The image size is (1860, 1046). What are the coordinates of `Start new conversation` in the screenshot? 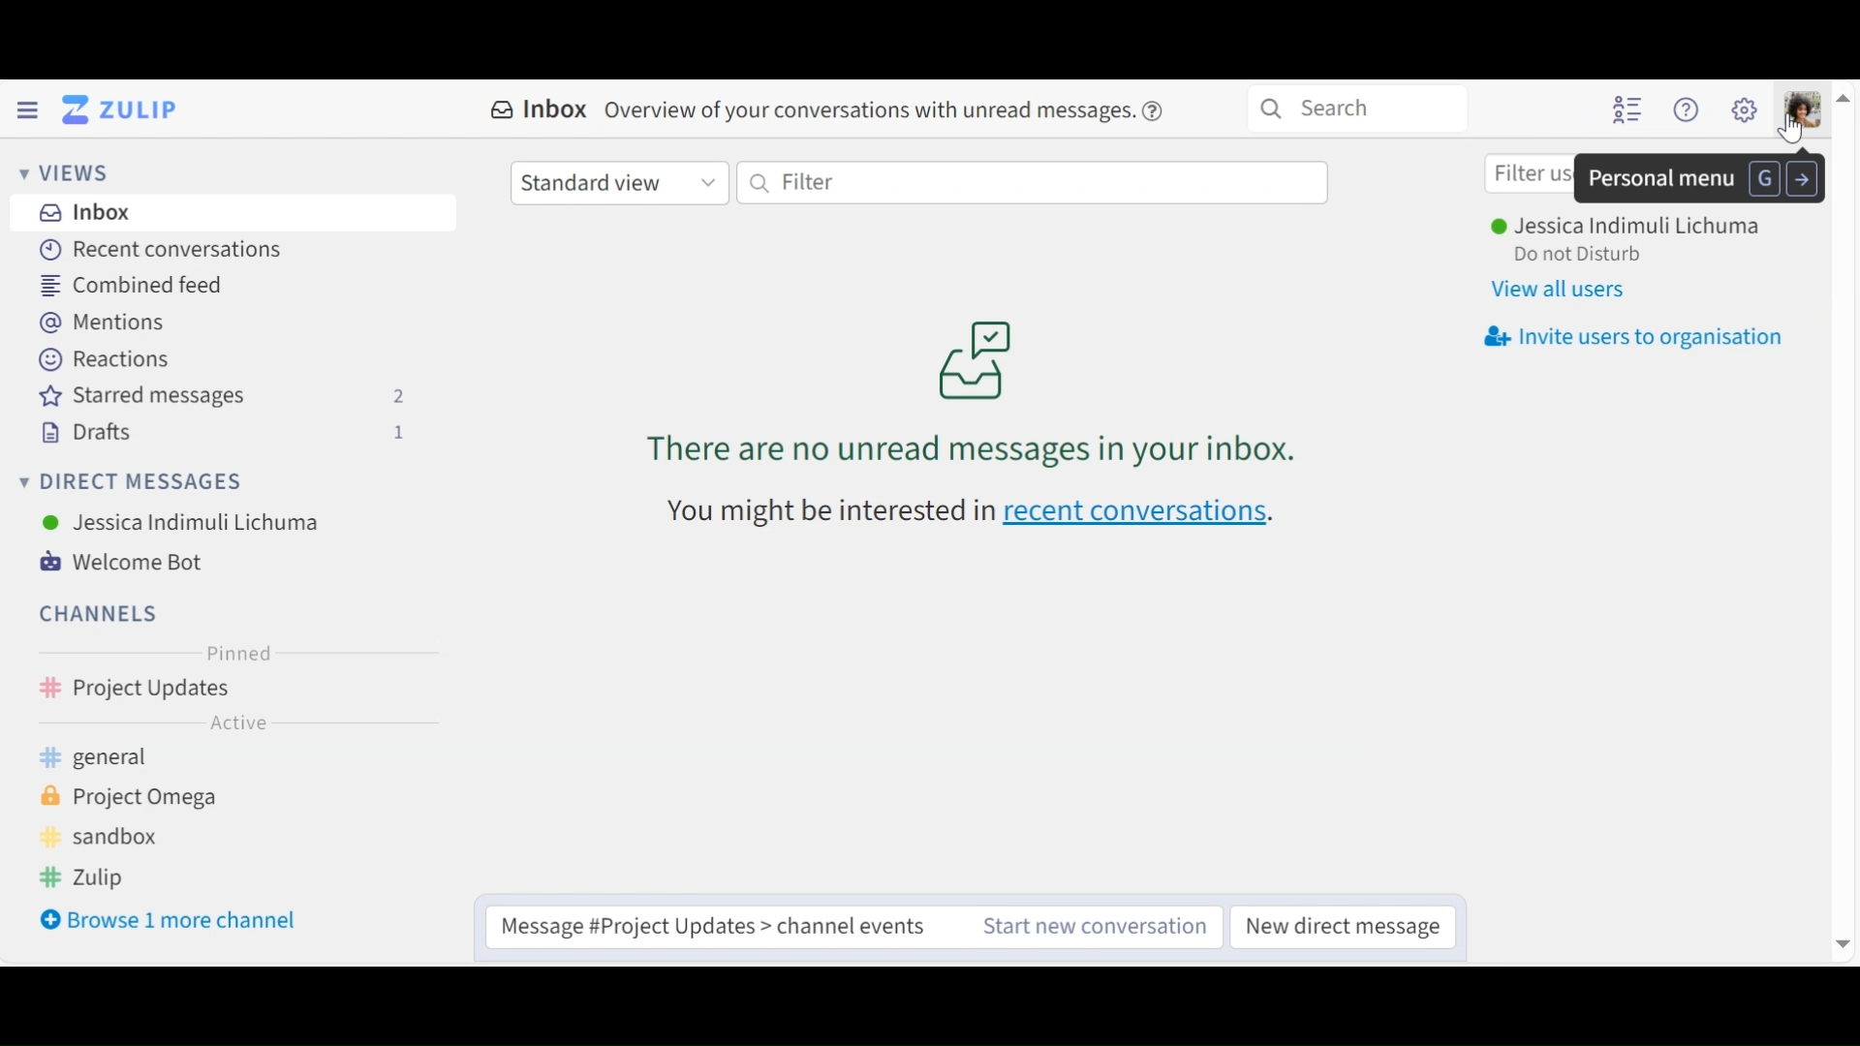 It's located at (1077, 927).